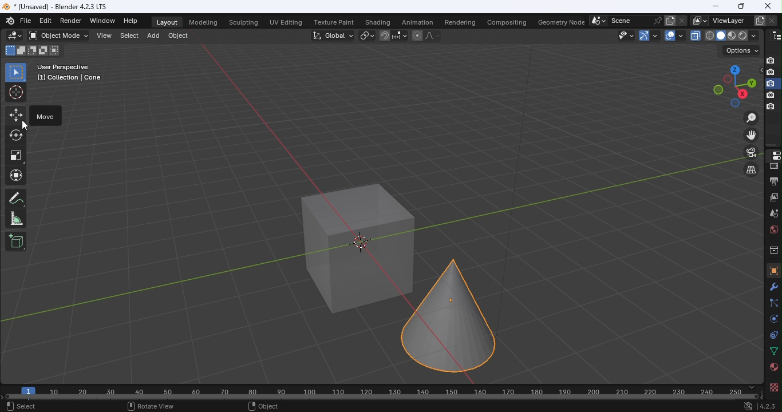  Describe the element at coordinates (384, 35) in the screenshot. I see `Snap` at that location.